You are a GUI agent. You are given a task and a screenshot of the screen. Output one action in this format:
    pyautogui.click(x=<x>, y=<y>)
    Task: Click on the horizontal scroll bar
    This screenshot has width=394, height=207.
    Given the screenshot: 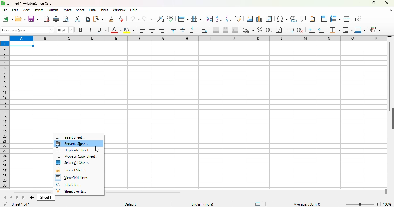 What is the action you would take?
    pyautogui.click(x=143, y=192)
    